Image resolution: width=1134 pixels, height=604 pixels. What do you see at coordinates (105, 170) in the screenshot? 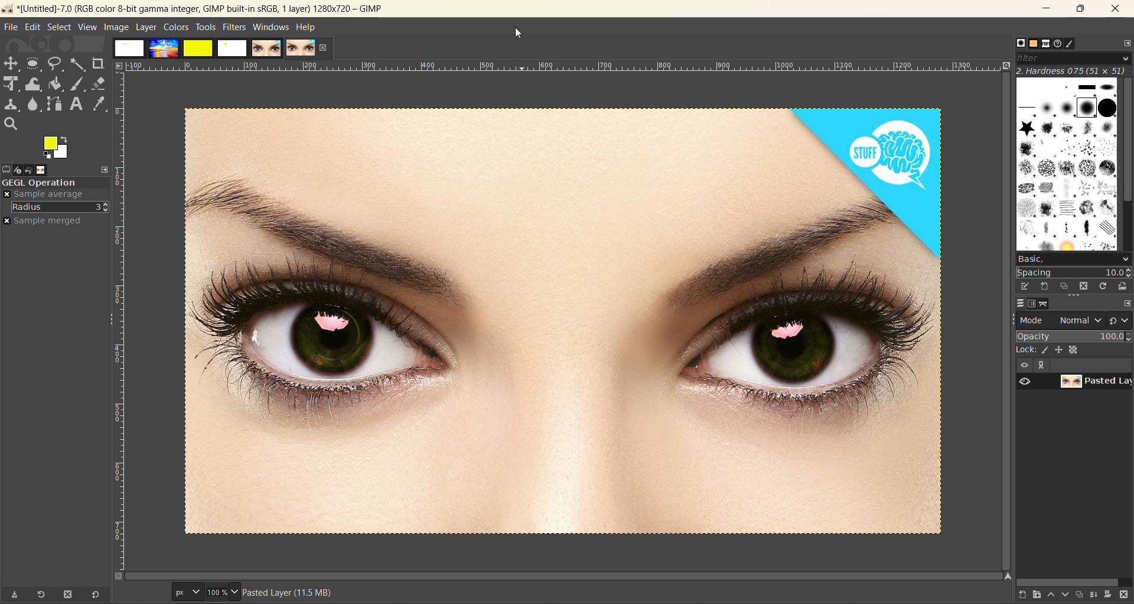
I see `configure` at bounding box center [105, 170].